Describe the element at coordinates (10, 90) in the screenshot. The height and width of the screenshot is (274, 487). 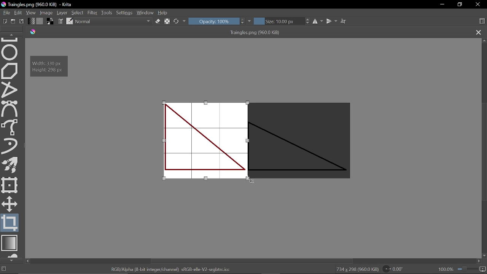
I see `Polyline tool` at that location.